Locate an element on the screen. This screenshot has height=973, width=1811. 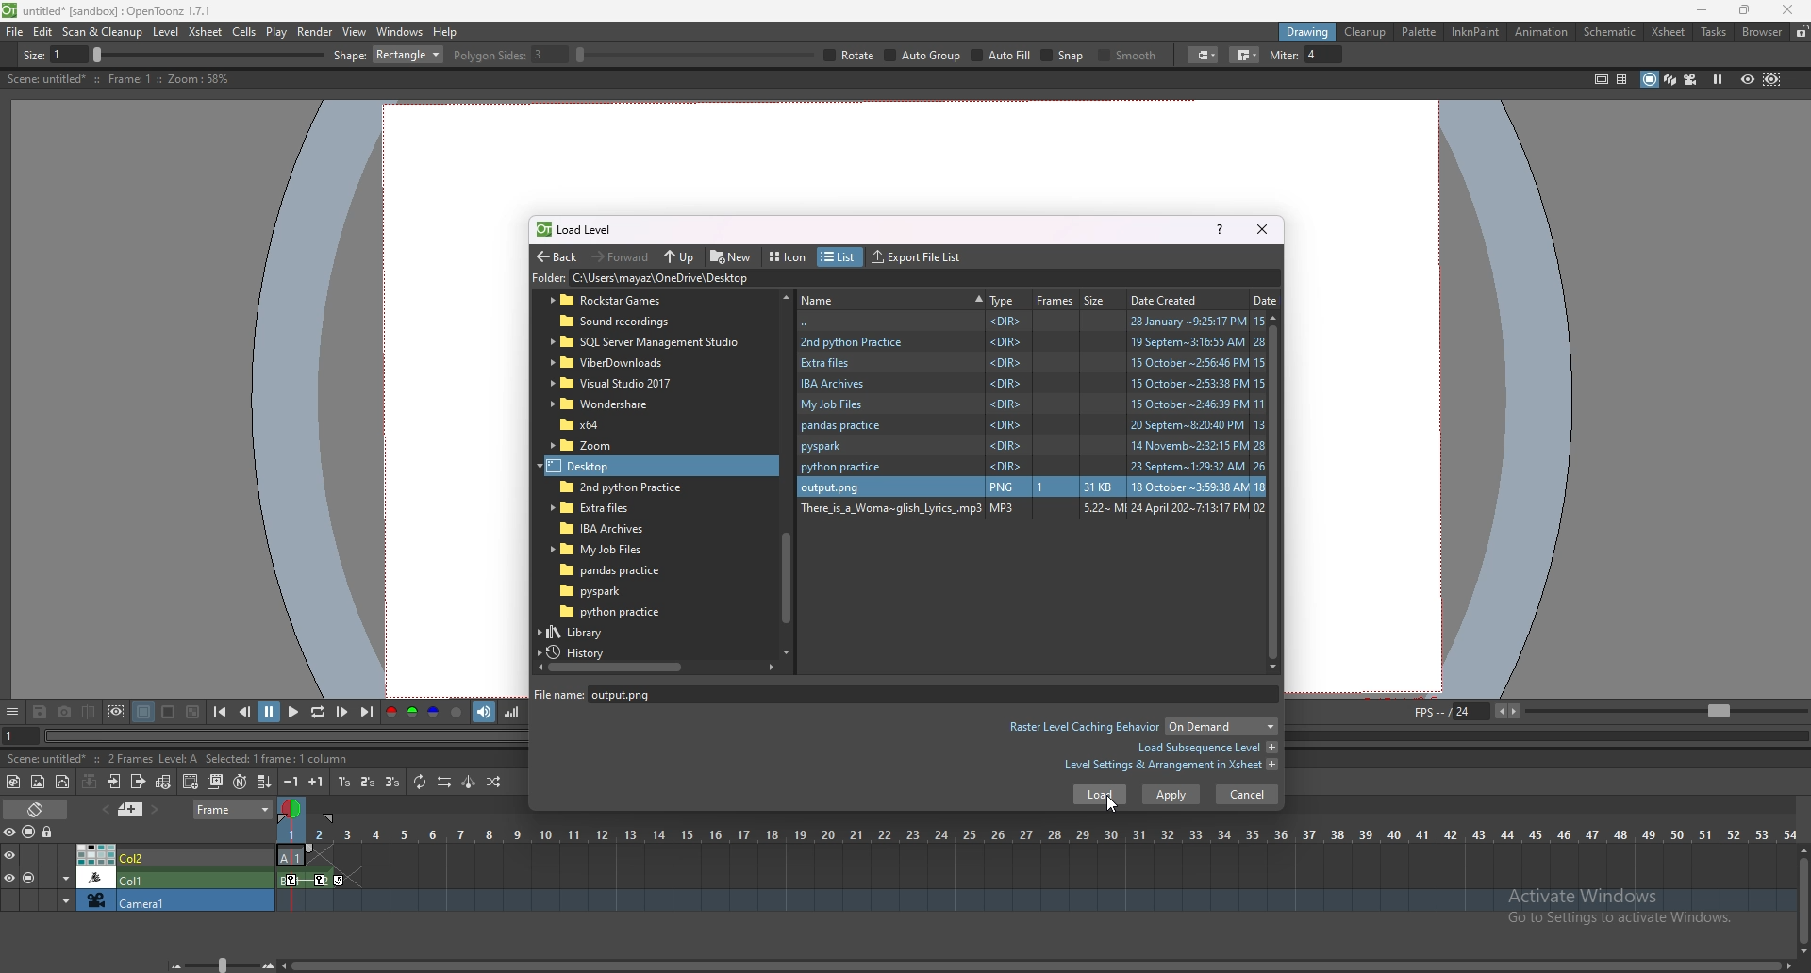
hardness is located at coordinates (537, 55).